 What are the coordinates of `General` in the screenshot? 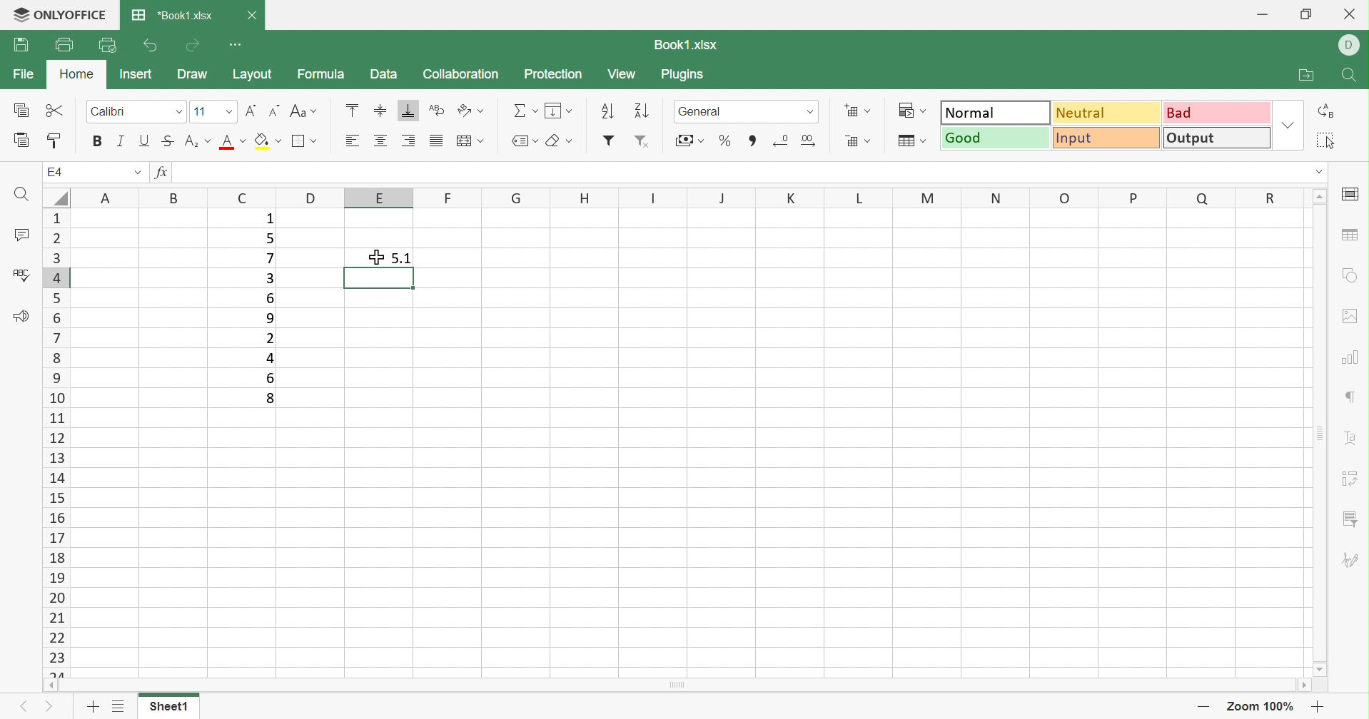 It's located at (702, 113).